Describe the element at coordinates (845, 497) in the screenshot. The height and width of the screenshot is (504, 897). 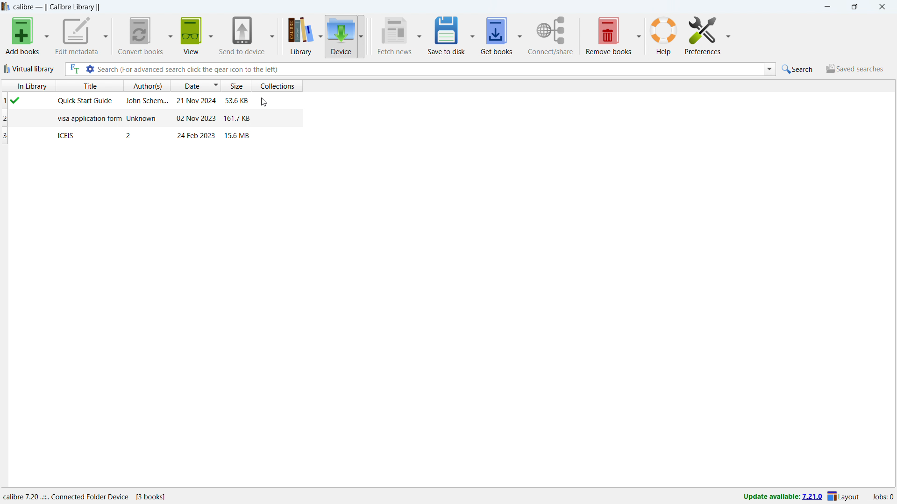
I see `layout` at that location.